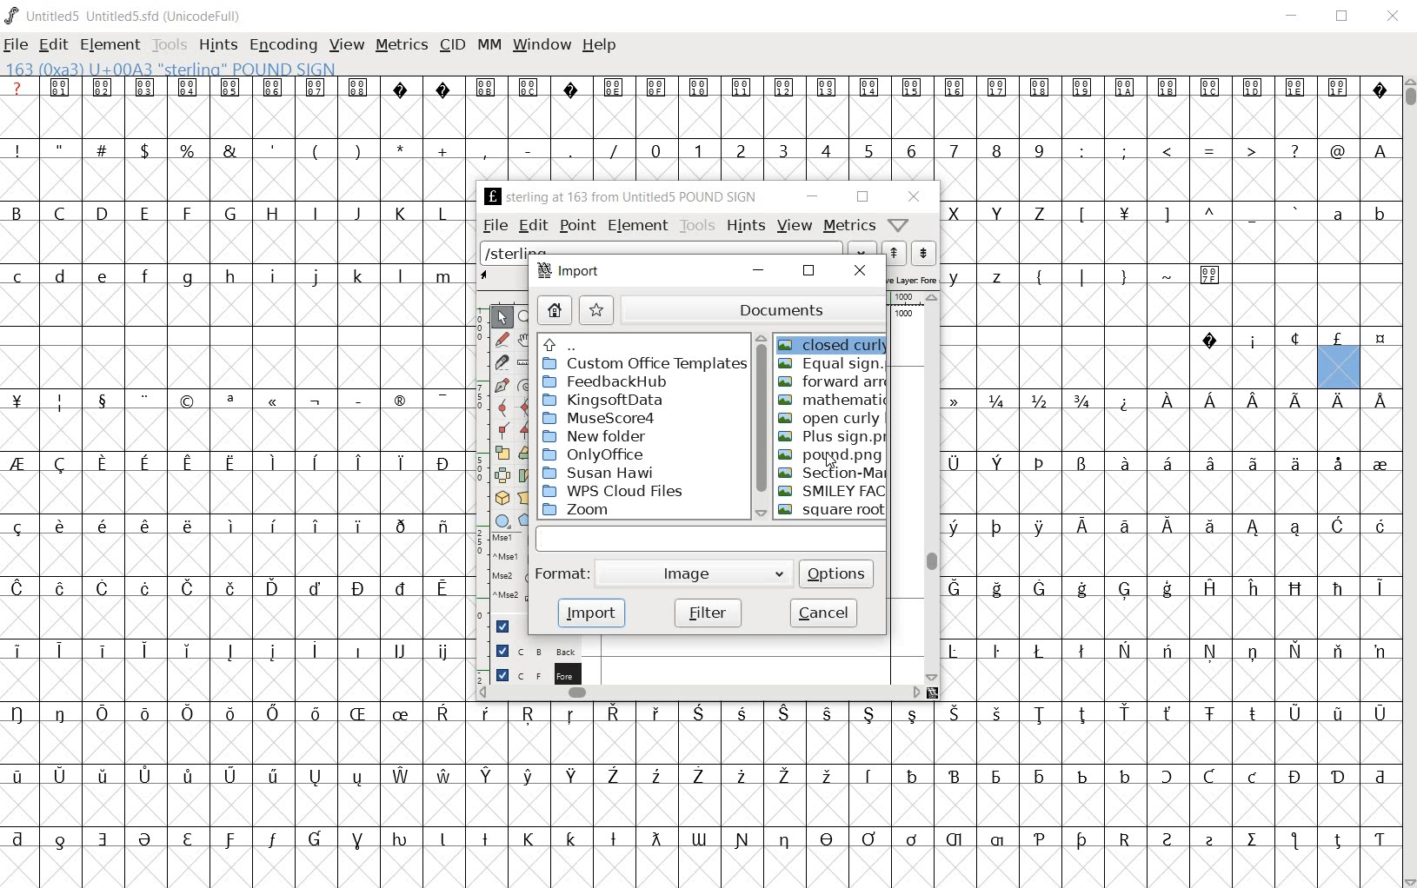 The width and height of the screenshot is (1417, 888). What do you see at coordinates (571, 838) in the screenshot?
I see `` at bounding box center [571, 838].